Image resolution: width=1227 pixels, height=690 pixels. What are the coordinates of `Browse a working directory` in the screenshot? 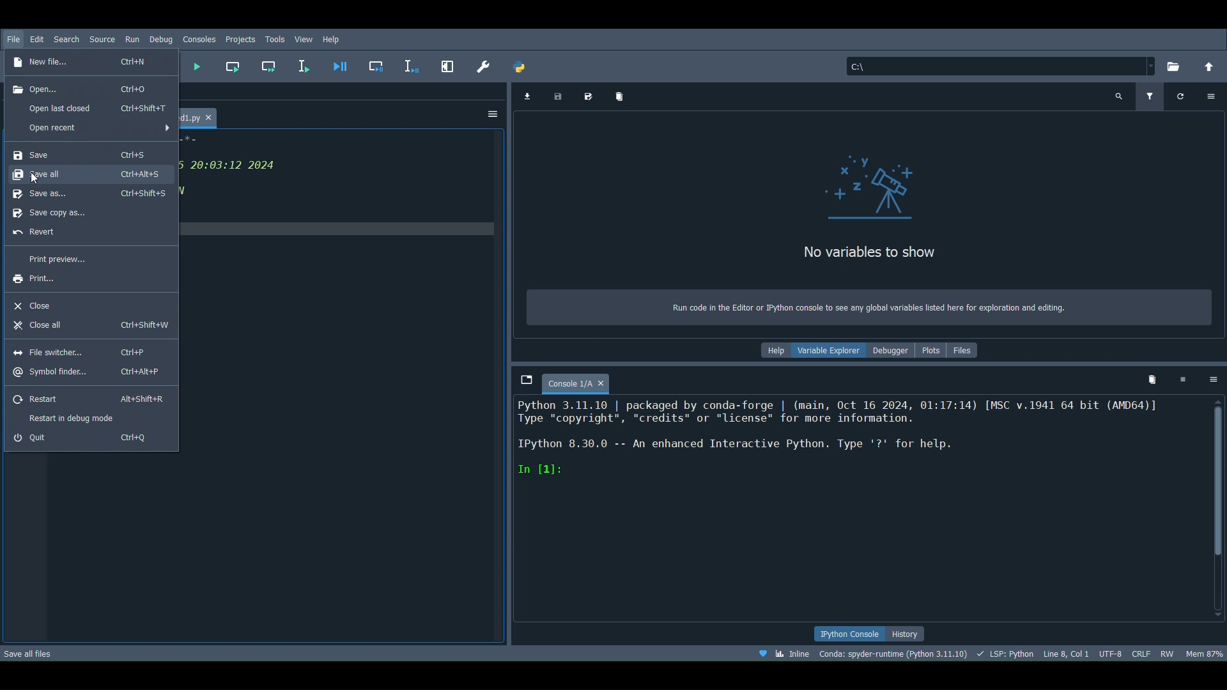 It's located at (1177, 64).